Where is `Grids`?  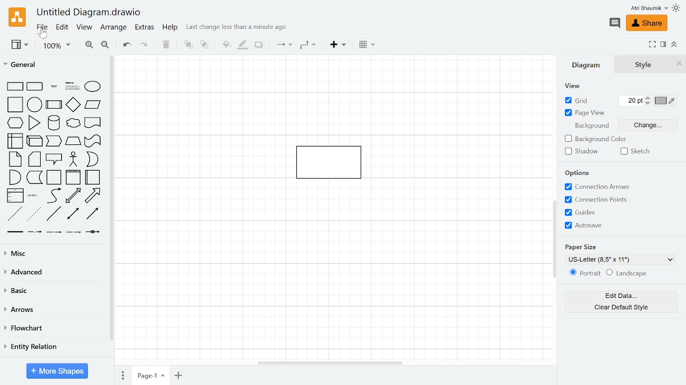 Grids is located at coordinates (605, 213).